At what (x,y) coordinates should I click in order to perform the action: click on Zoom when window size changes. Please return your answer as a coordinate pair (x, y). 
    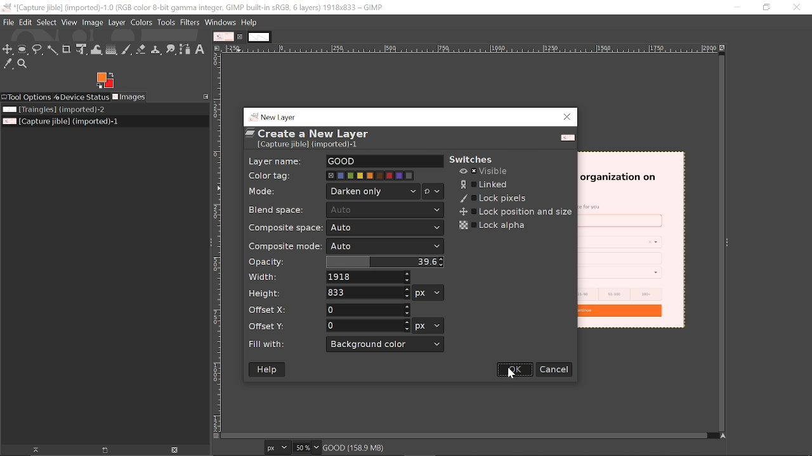
    Looking at the image, I should click on (724, 49).